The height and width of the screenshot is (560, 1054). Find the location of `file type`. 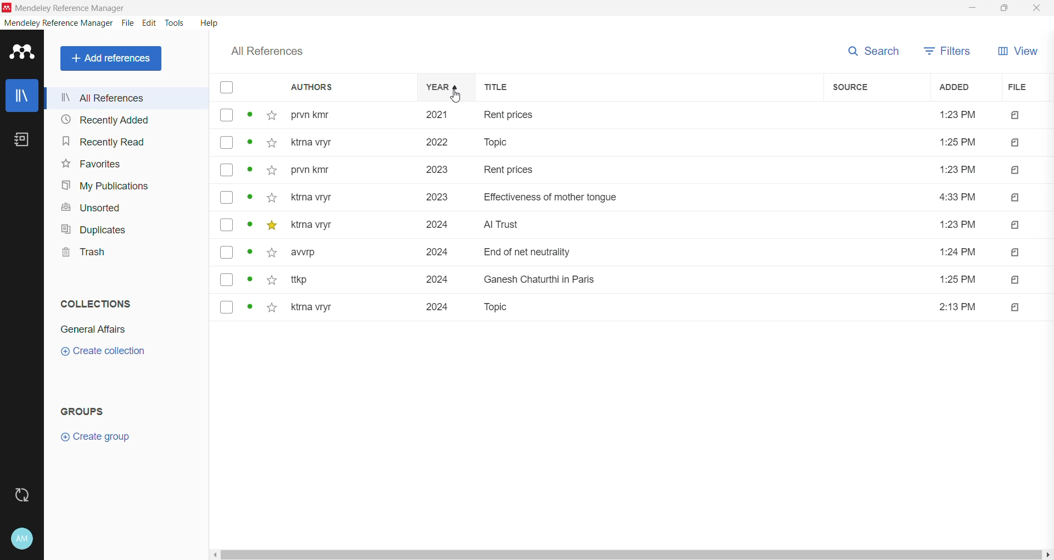

file type is located at coordinates (1017, 307).